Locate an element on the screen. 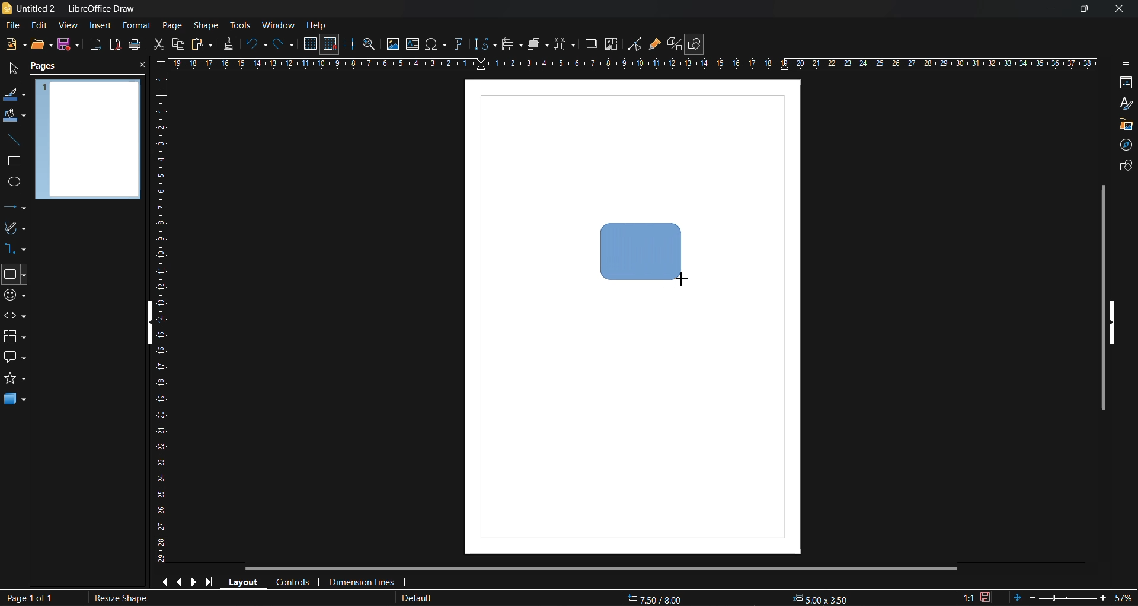 This screenshot has height=606, width=1138. display grid is located at coordinates (312, 44).